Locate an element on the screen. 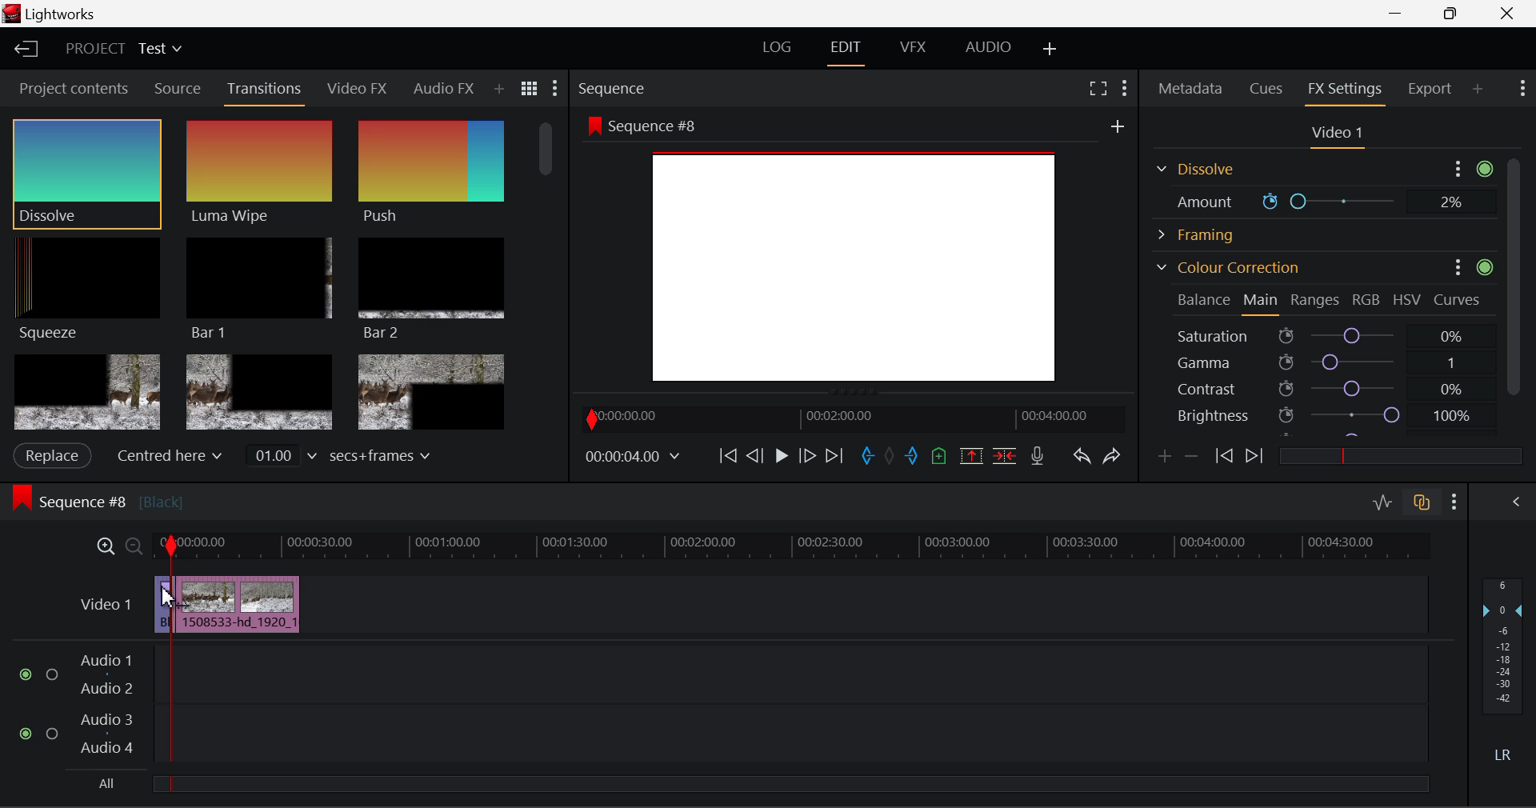 Image resolution: width=1536 pixels, height=808 pixels. Window Title is located at coordinates (54, 15).